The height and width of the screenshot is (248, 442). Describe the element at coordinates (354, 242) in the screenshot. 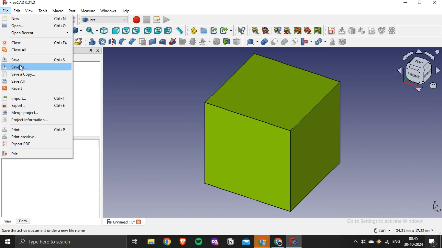

I see `show hidden icons ` at that location.